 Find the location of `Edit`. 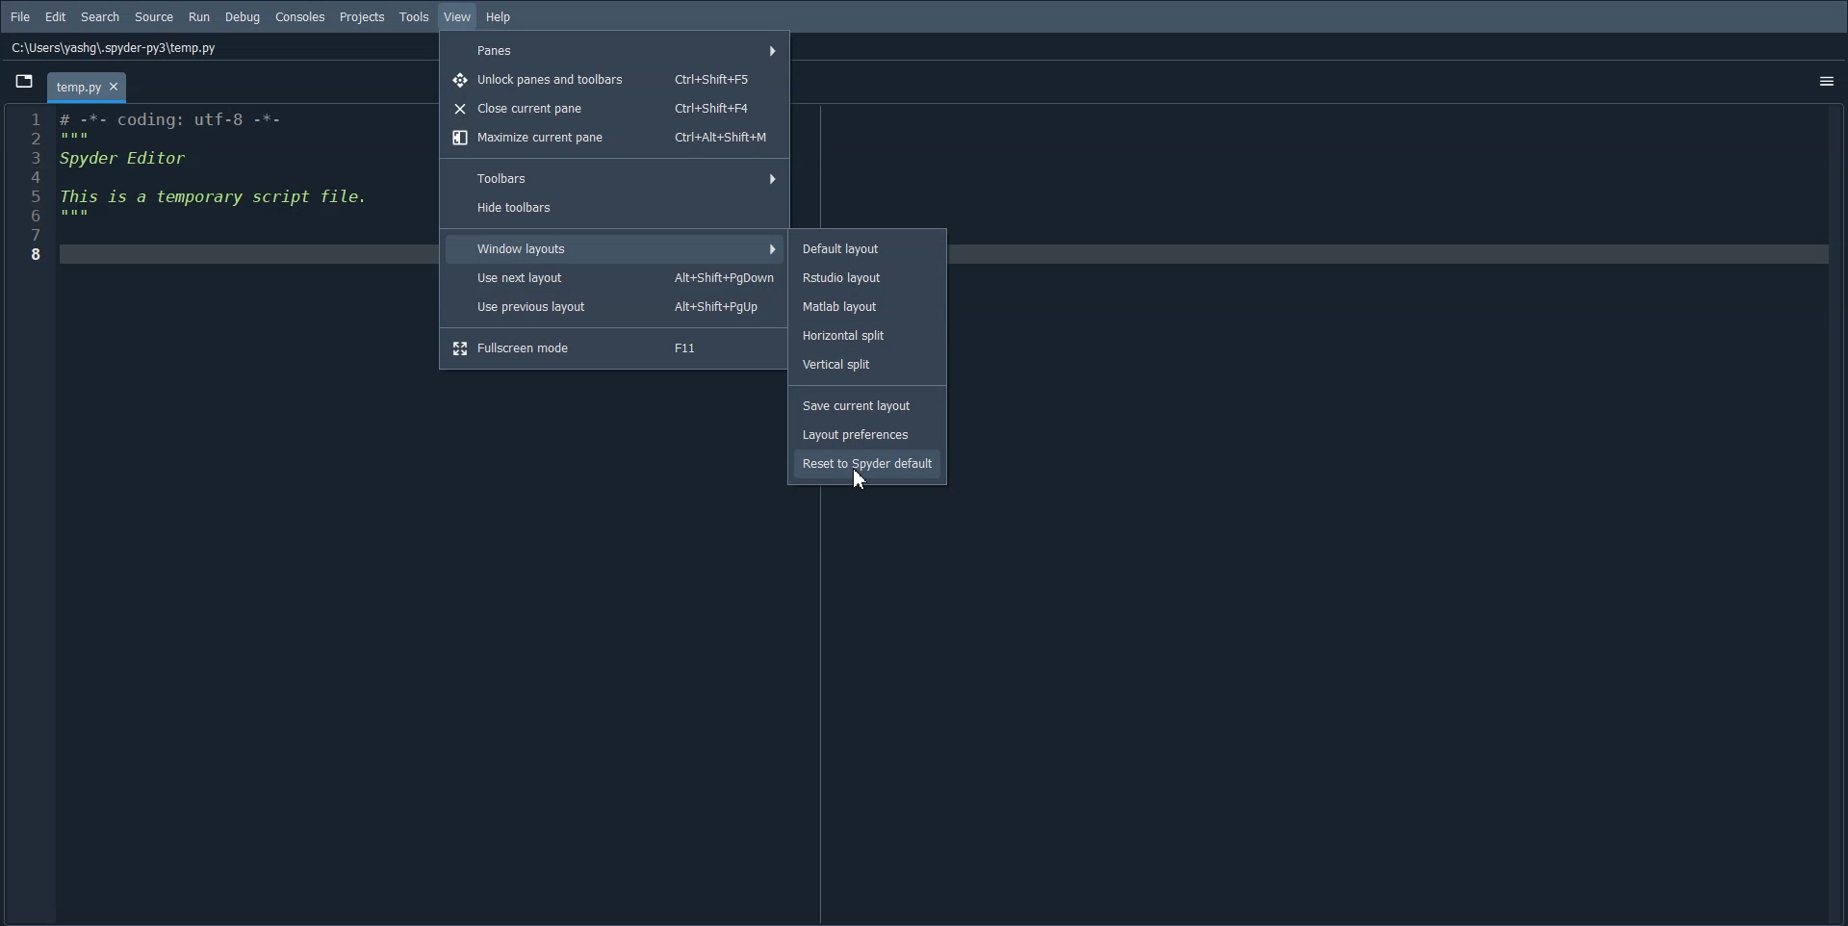

Edit is located at coordinates (56, 16).